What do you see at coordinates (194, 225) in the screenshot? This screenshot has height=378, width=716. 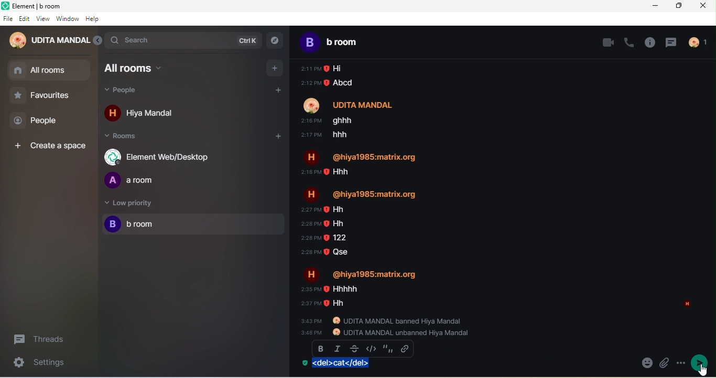 I see `b room` at bounding box center [194, 225].